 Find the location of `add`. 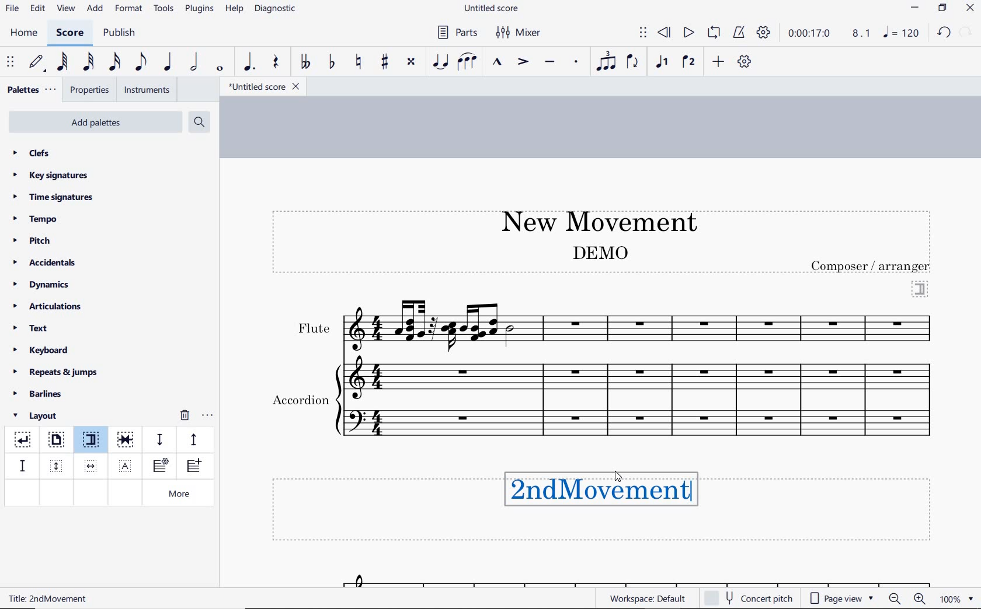

add is located at coordinates (720, 61).